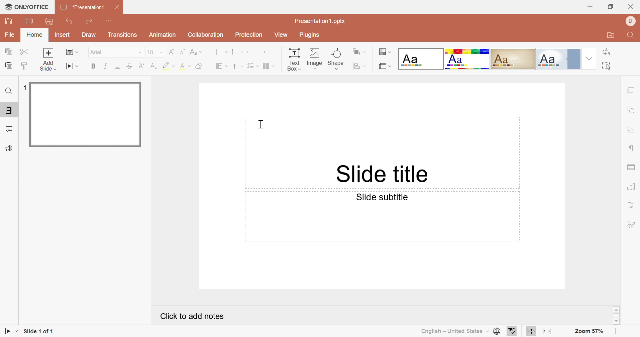 This screenshot has height=337, width=640. Describe the element at coordinates (48, 59) in the screenshot. I see `Add slide` at that location.